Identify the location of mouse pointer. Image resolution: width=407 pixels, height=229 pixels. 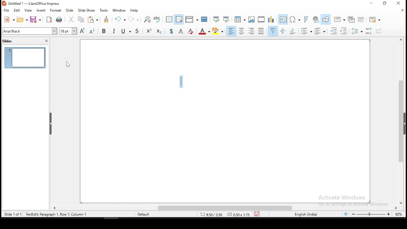
(68, 65).